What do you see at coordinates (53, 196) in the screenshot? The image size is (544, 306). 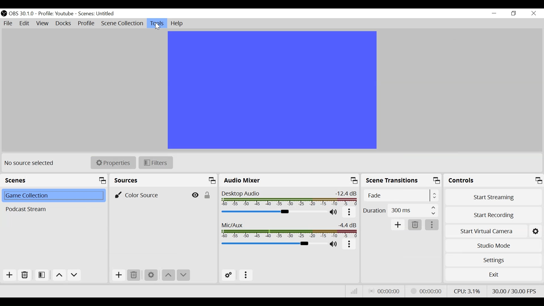 I see `Scene` at bounding box center [53, 196].